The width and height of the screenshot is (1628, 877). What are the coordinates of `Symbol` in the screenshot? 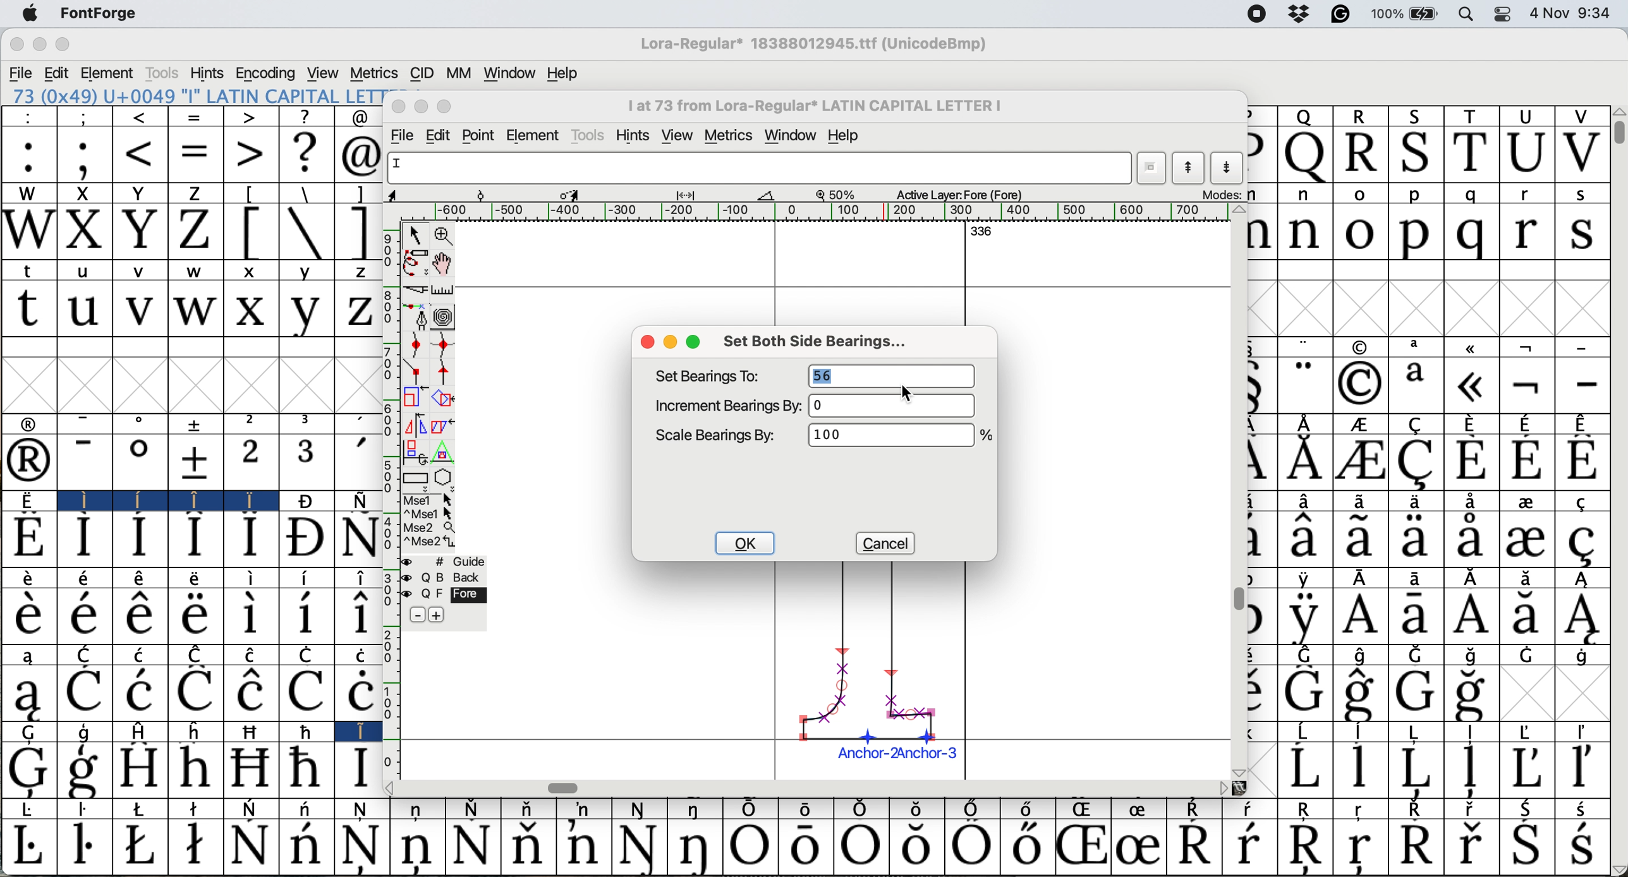 It's located at (1417, 810).